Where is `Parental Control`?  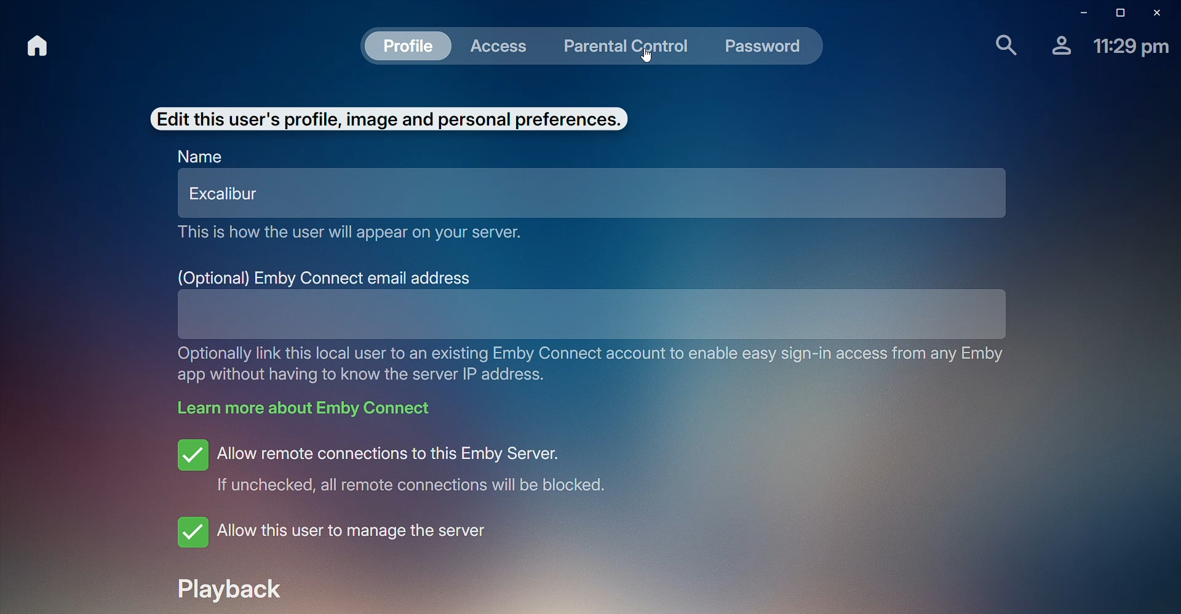
Parental Control is located at coordinates (629, 47).